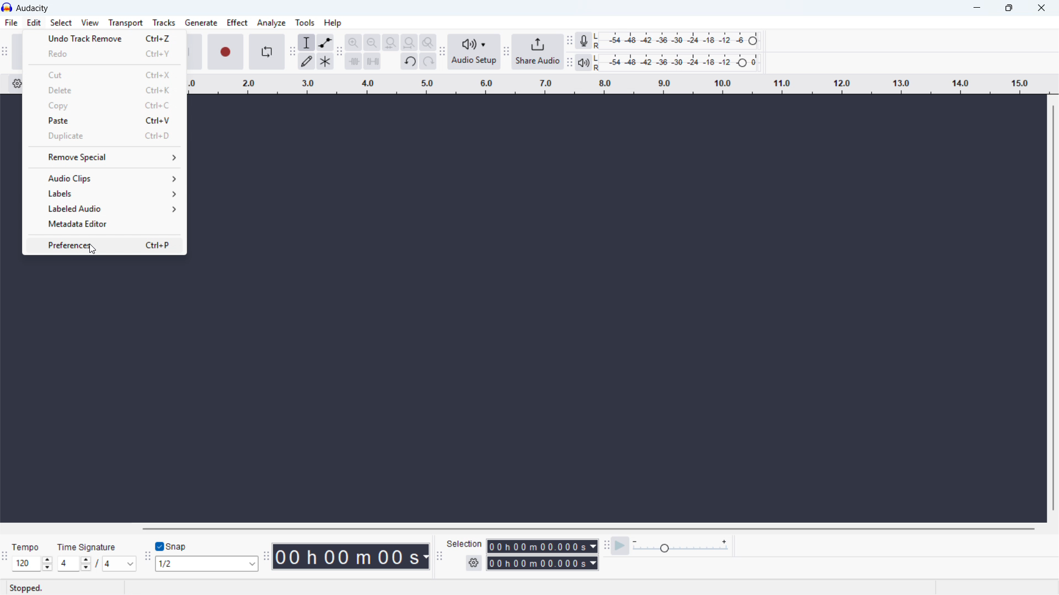 The height and width of the screenshot is (595, 1059). I want to click on recording meter toolbar, so click(569, 40).